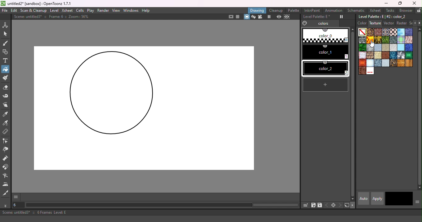 This screenshot has width=422, height=222. What do you see at coordinates (340, 205) in the screenshot?
I see `next key` at bounding box center [340, 205].